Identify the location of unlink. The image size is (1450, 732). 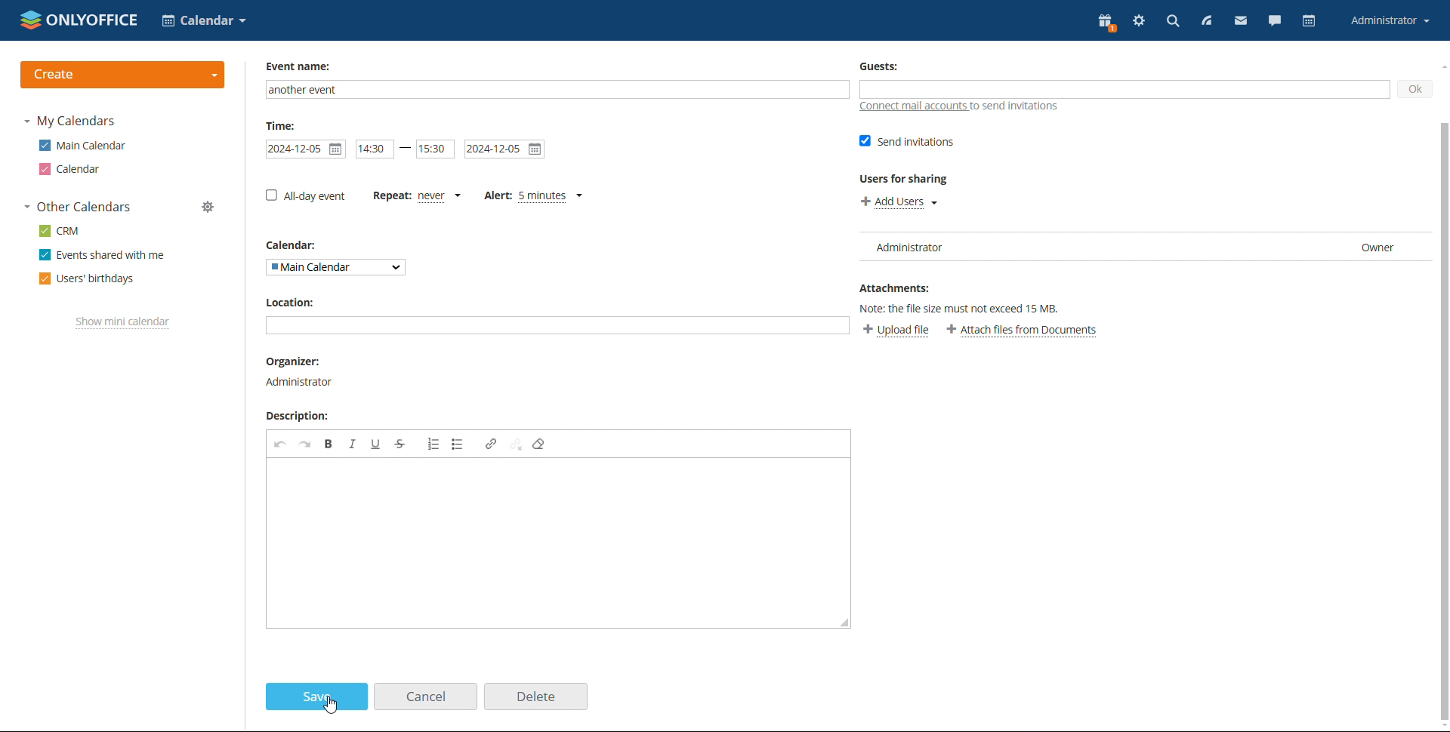
(517, 444).